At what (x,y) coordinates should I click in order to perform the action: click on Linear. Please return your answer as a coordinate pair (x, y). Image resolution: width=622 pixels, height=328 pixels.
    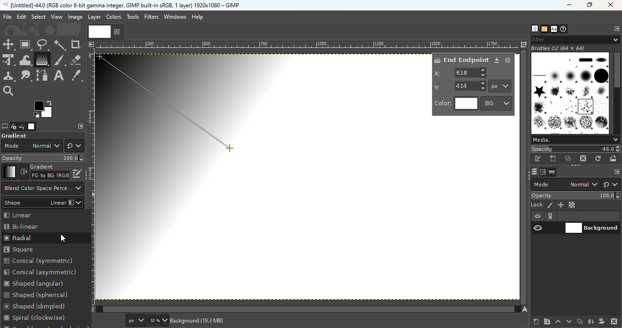
    Looking at the image, I should click on (36, 215).